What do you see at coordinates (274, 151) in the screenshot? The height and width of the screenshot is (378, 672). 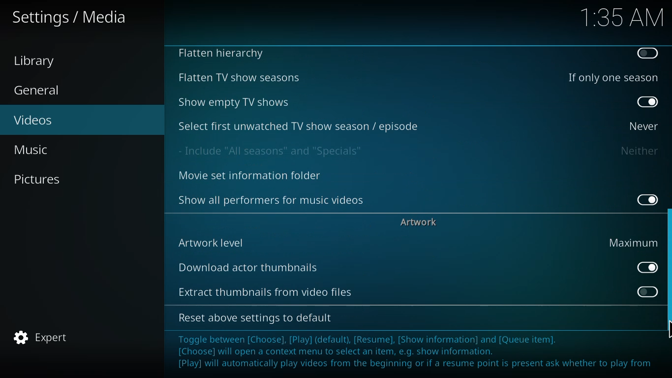 I see `include all` at bounding box center [274, 151].